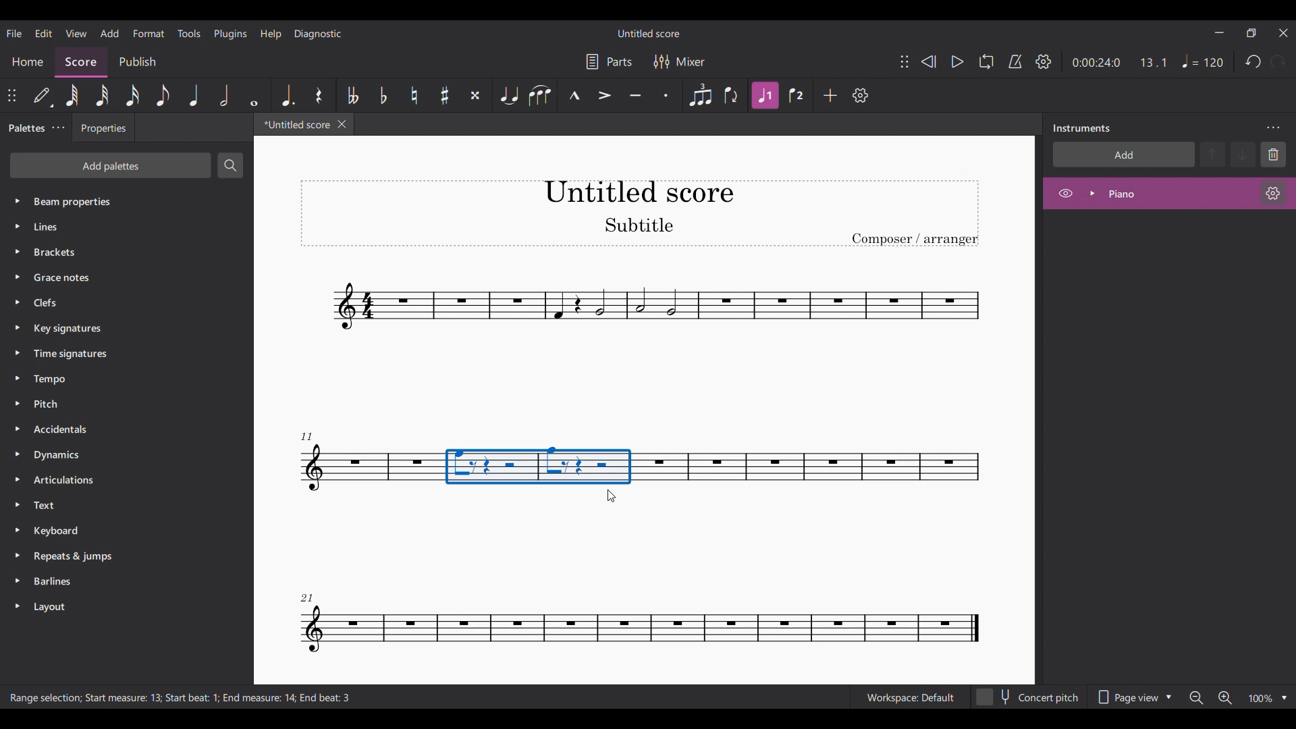 This screenshot has height=729, width=1296. What do you see at coordinates (1285, 698) in the screenshot?
I see `Zoom options` at bounding box center [1285, 698].